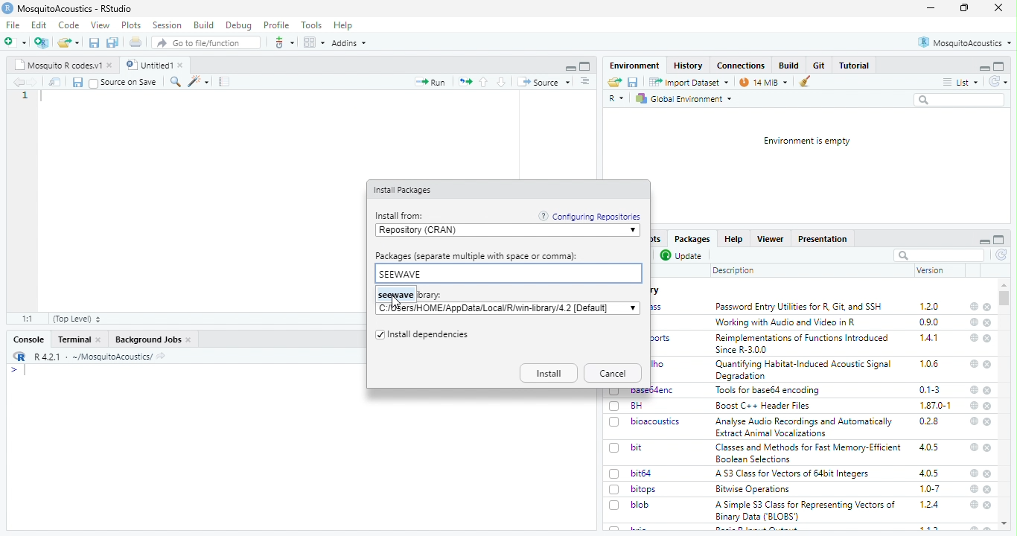  What do you see at coordinates (637, 447) in the screenshot?
I see `bit` at bounding box center [637, 447].